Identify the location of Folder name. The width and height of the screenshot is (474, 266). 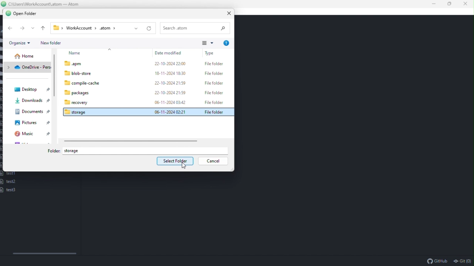
(73, 151).